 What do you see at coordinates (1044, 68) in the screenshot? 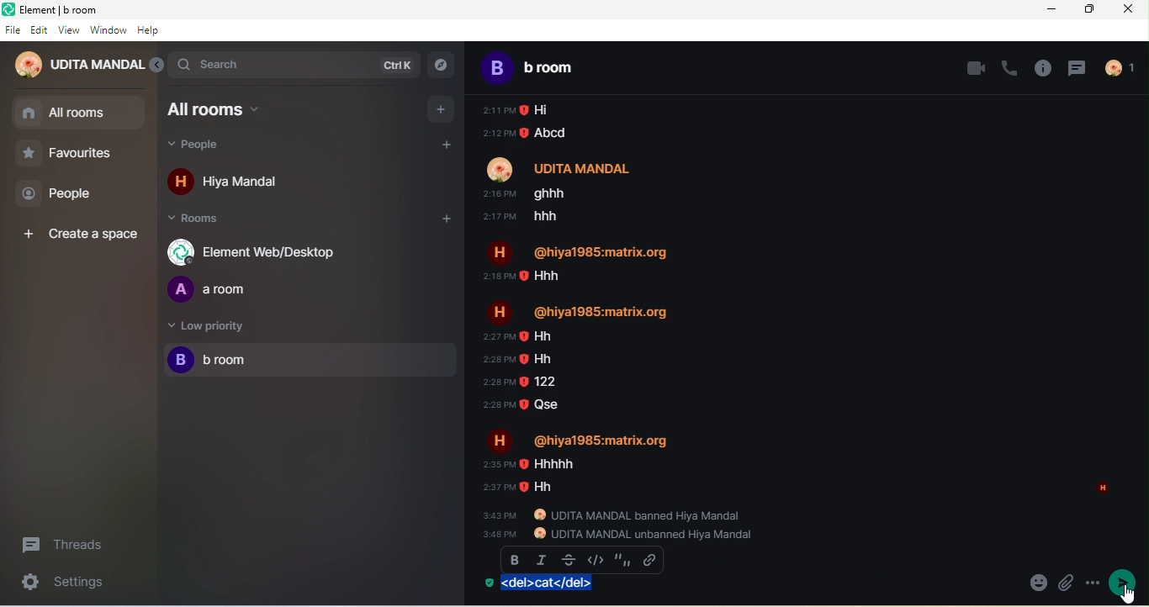
I see `room info` at bounding box center [1044, 68].